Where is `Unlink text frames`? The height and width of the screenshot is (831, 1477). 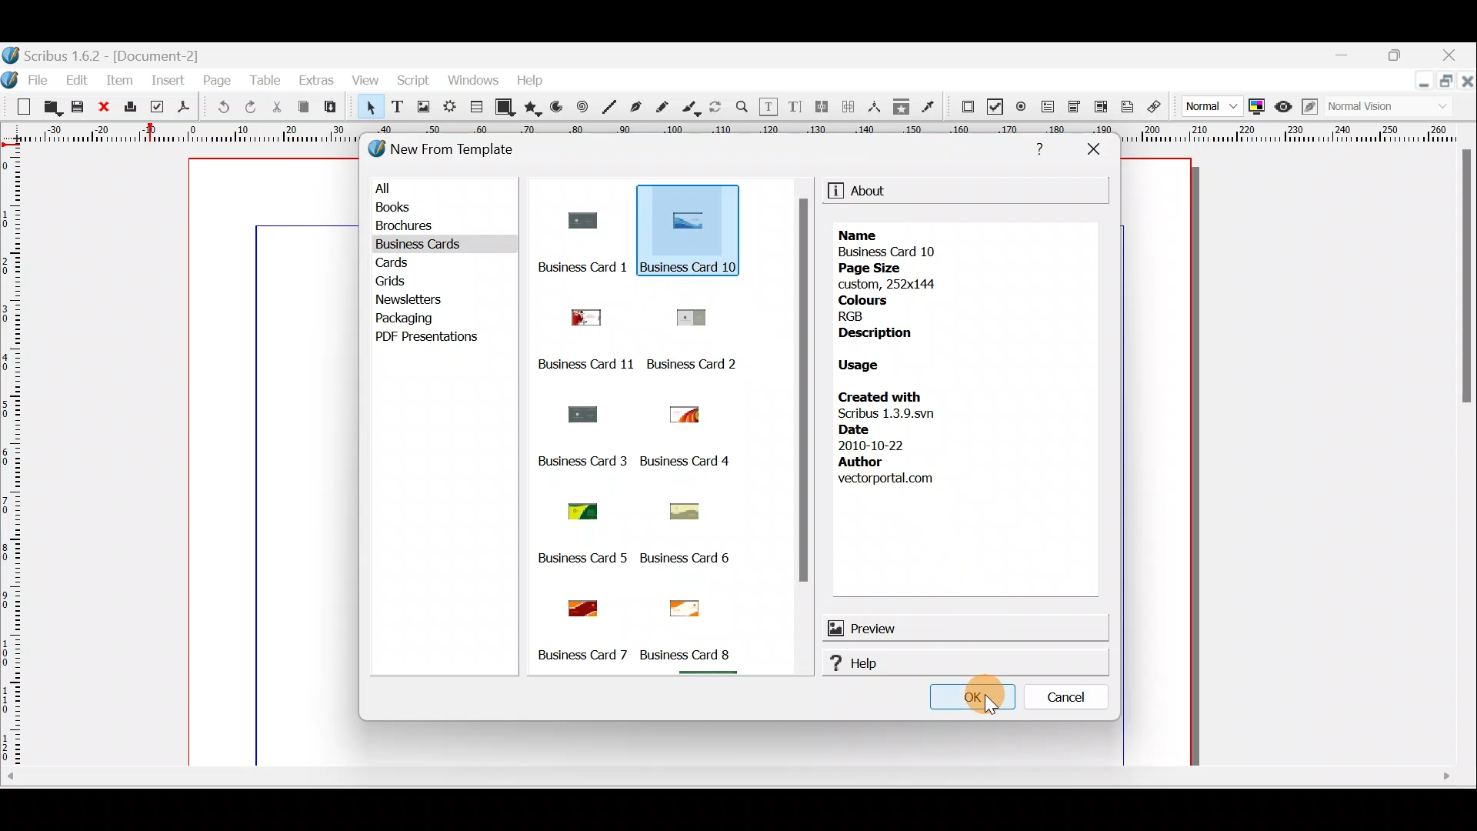 Unlink text frames is located at coordinates (849, 107).